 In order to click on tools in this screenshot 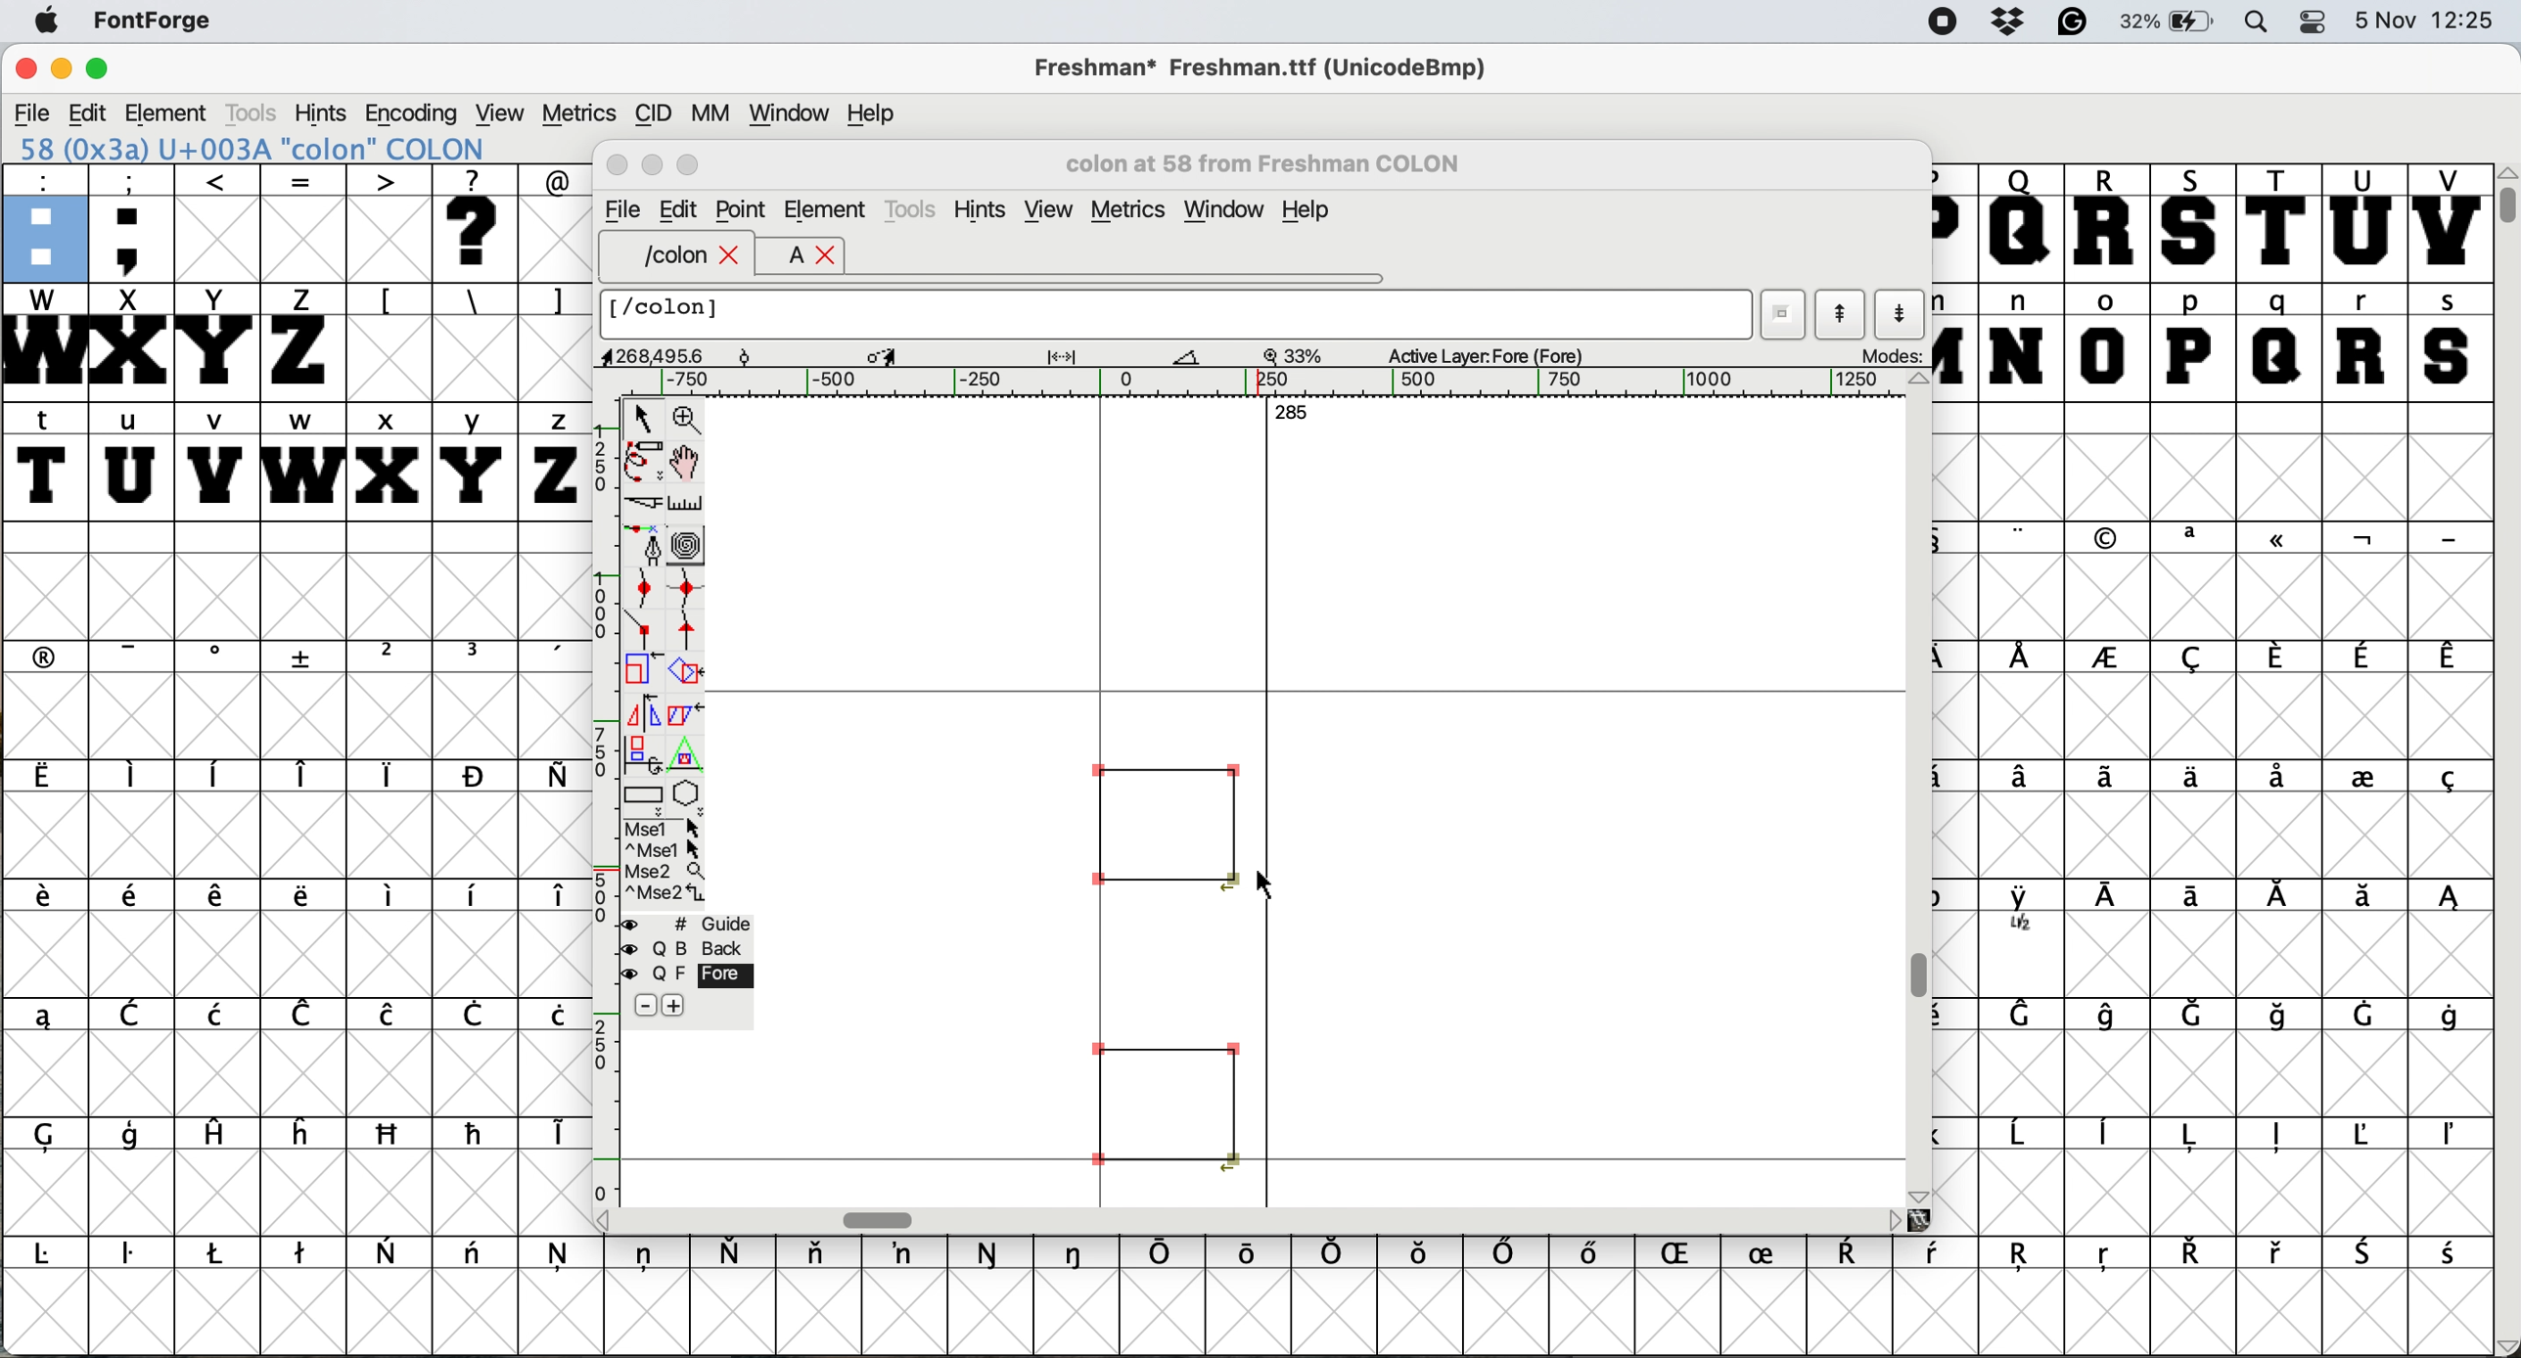, I will do `click(259, 111)`.